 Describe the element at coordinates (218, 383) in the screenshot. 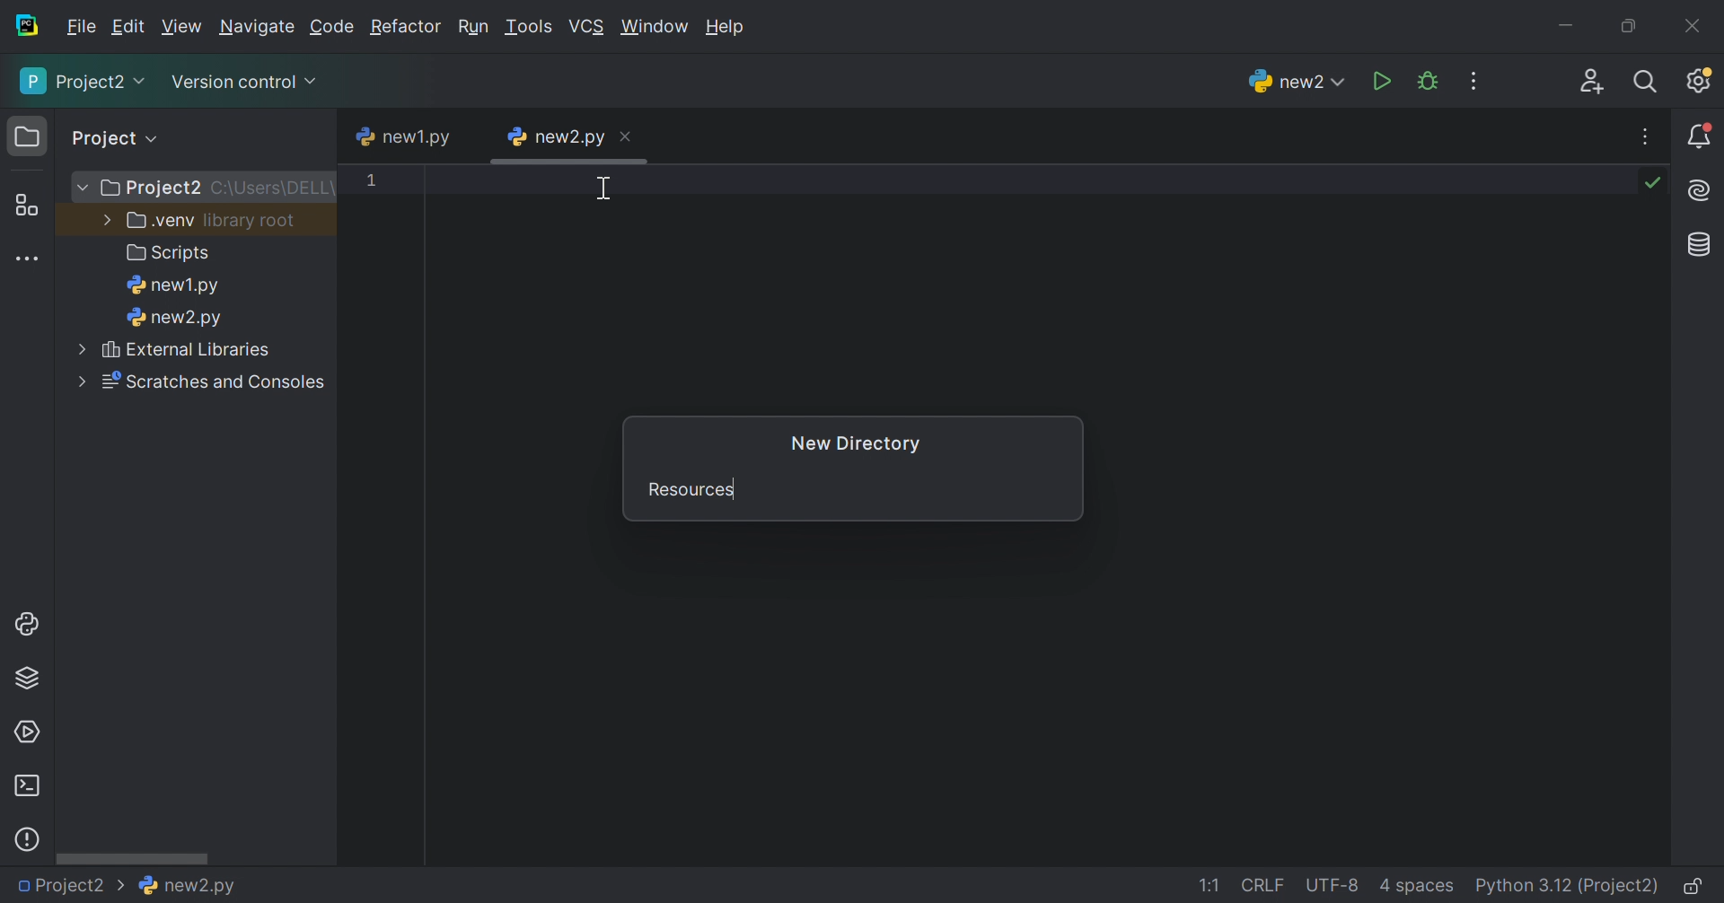

I see `Scratches and consoles` at that location.